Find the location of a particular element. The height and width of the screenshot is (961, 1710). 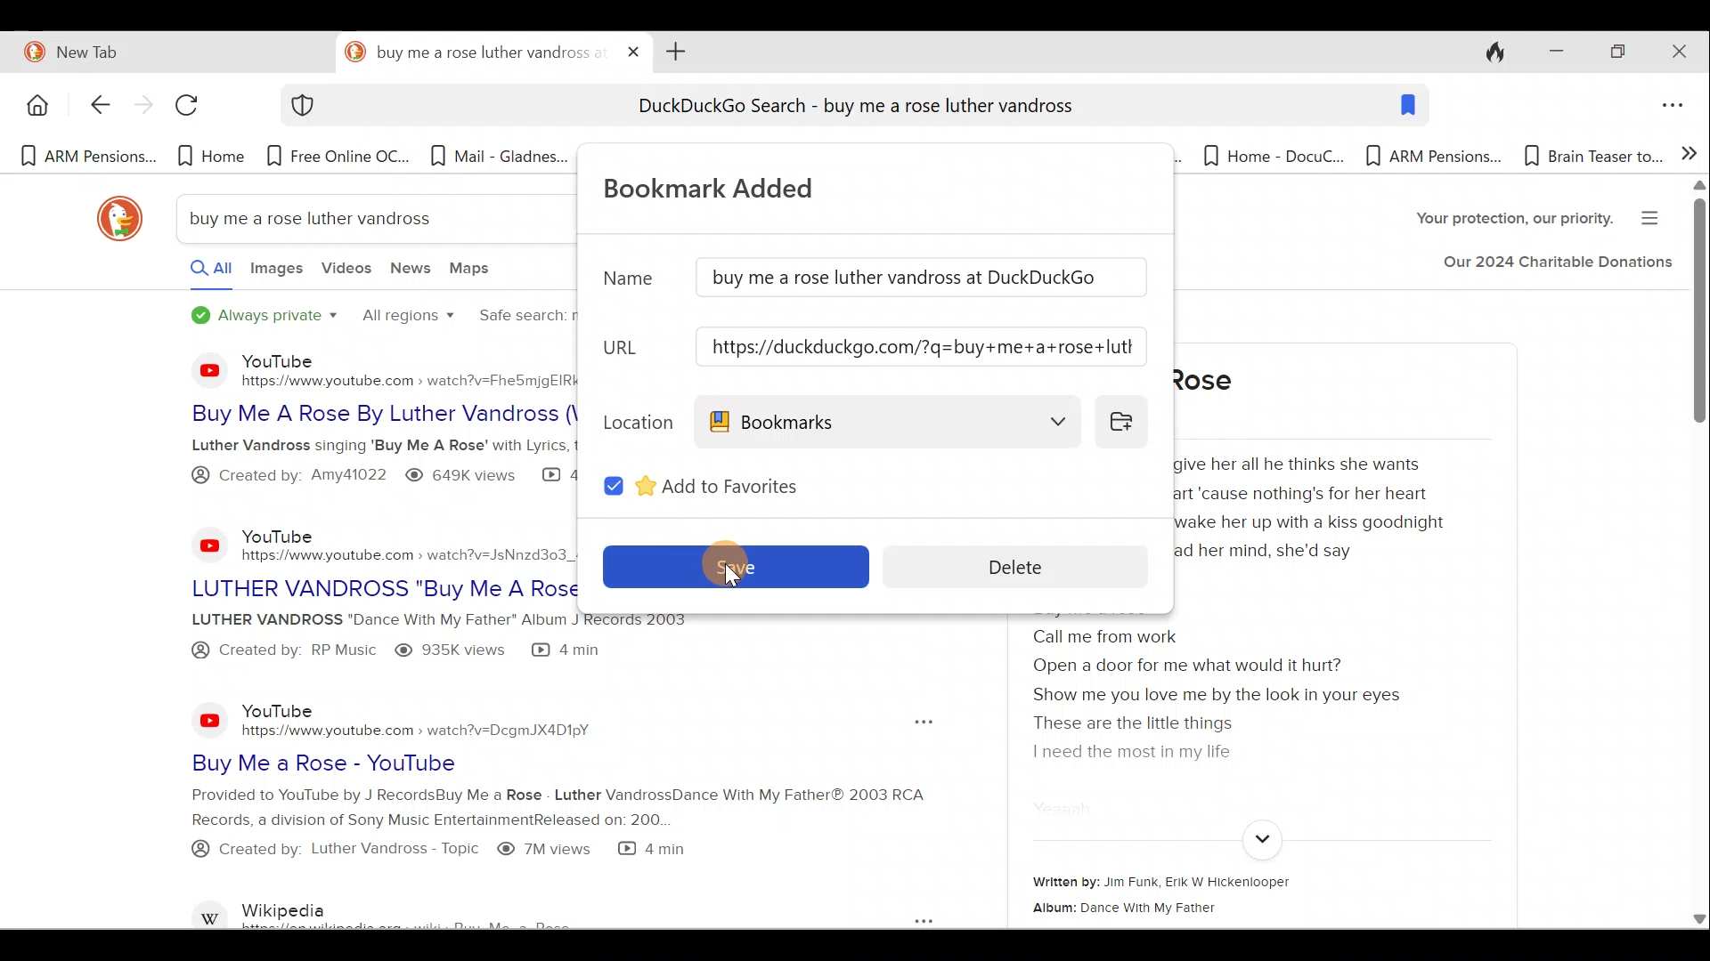

LUTHER VANDROSS "Dance With My Father" Album J Records 2003
@® Created by: RP Music ® 935K views (® 4 min is located at coordinates (368, 640).